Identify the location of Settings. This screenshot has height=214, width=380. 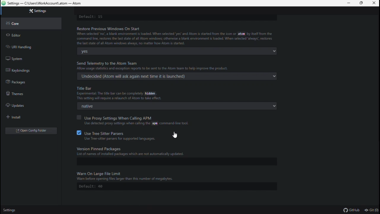
(35, 11).